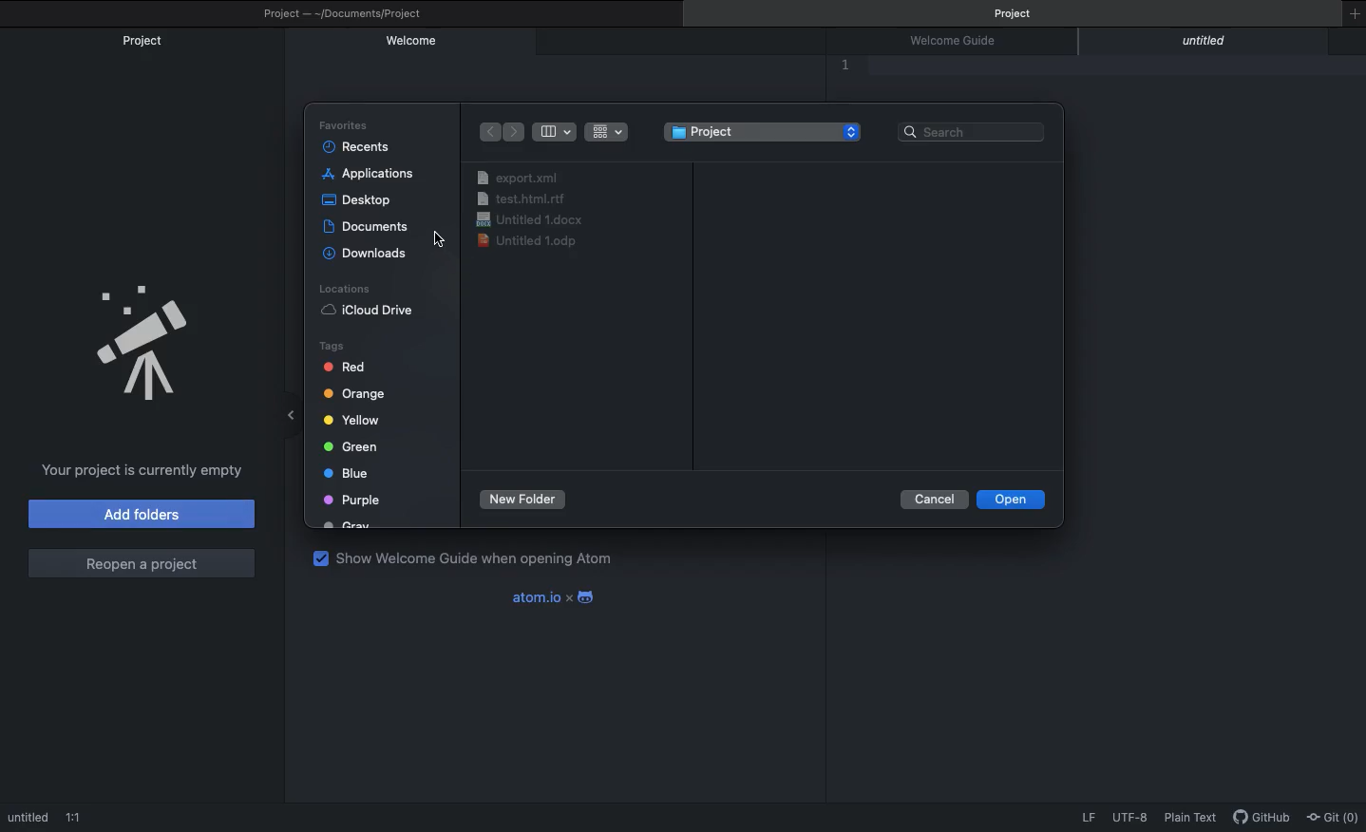 The width and height of the screenshot is (1366, 832). I want to click on Applications, so click(372, 174).